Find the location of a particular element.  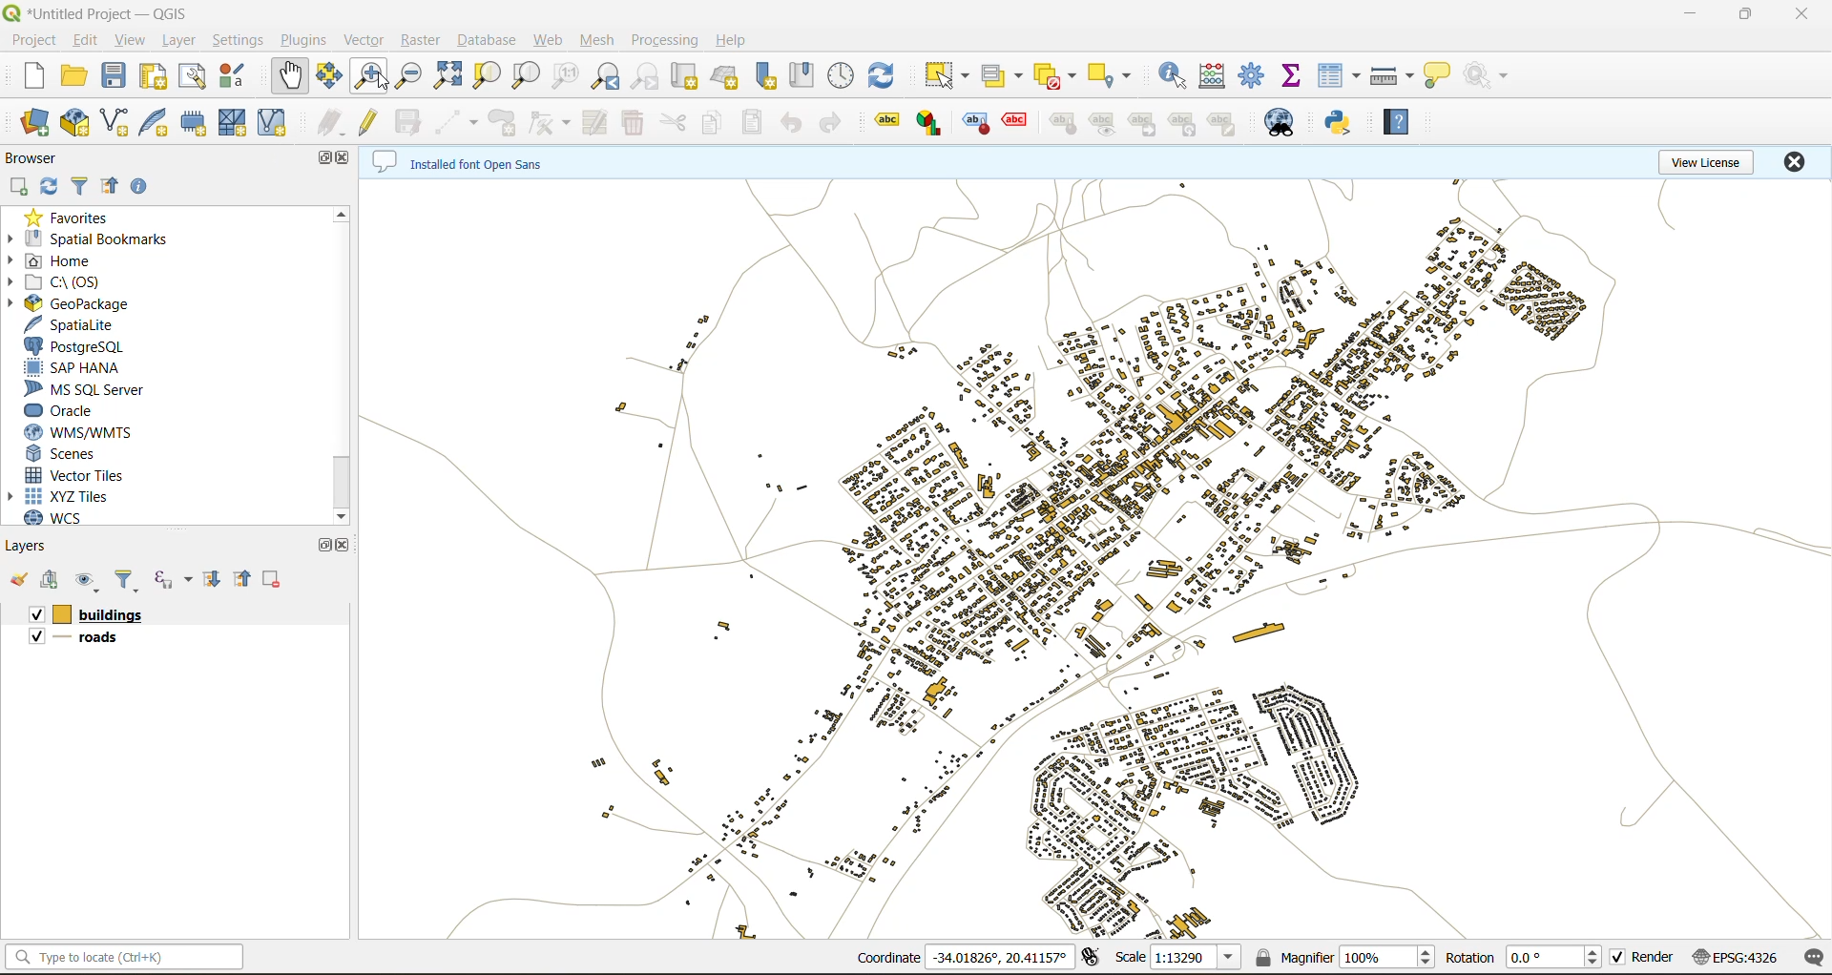

toolbox is located at coordinates (1255, 76).